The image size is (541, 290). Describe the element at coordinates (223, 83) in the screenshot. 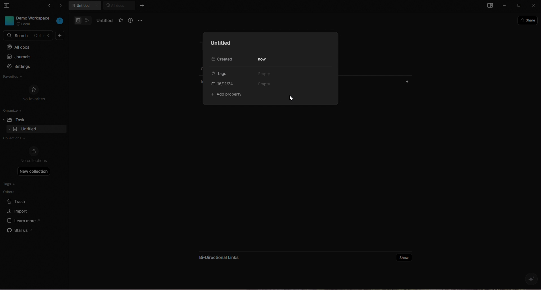

I see `16/11/24` at that location.